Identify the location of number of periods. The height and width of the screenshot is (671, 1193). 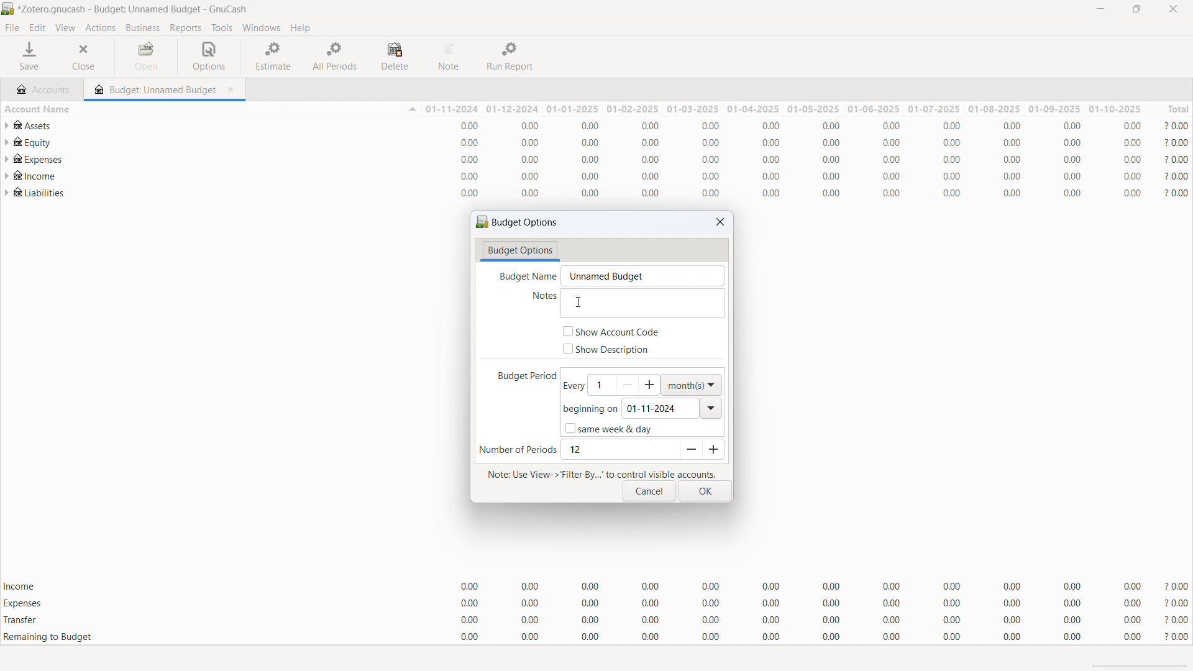
(518, 450).